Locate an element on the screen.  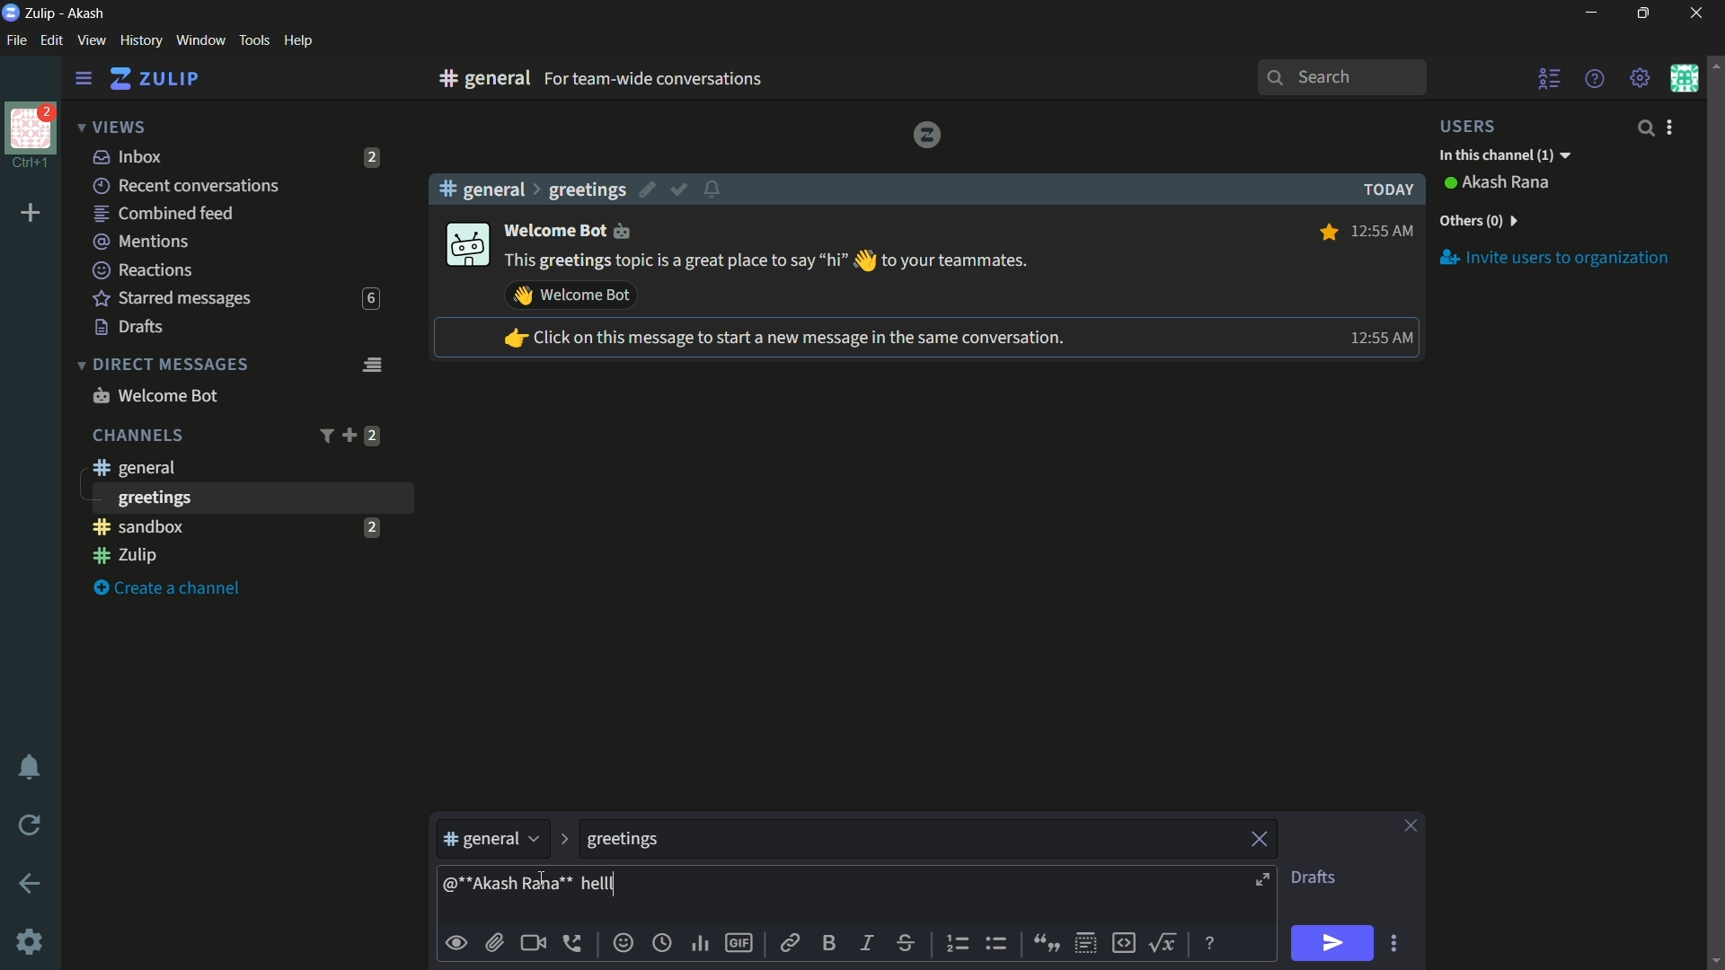
direct message feed is located at coordinates (371, 363).